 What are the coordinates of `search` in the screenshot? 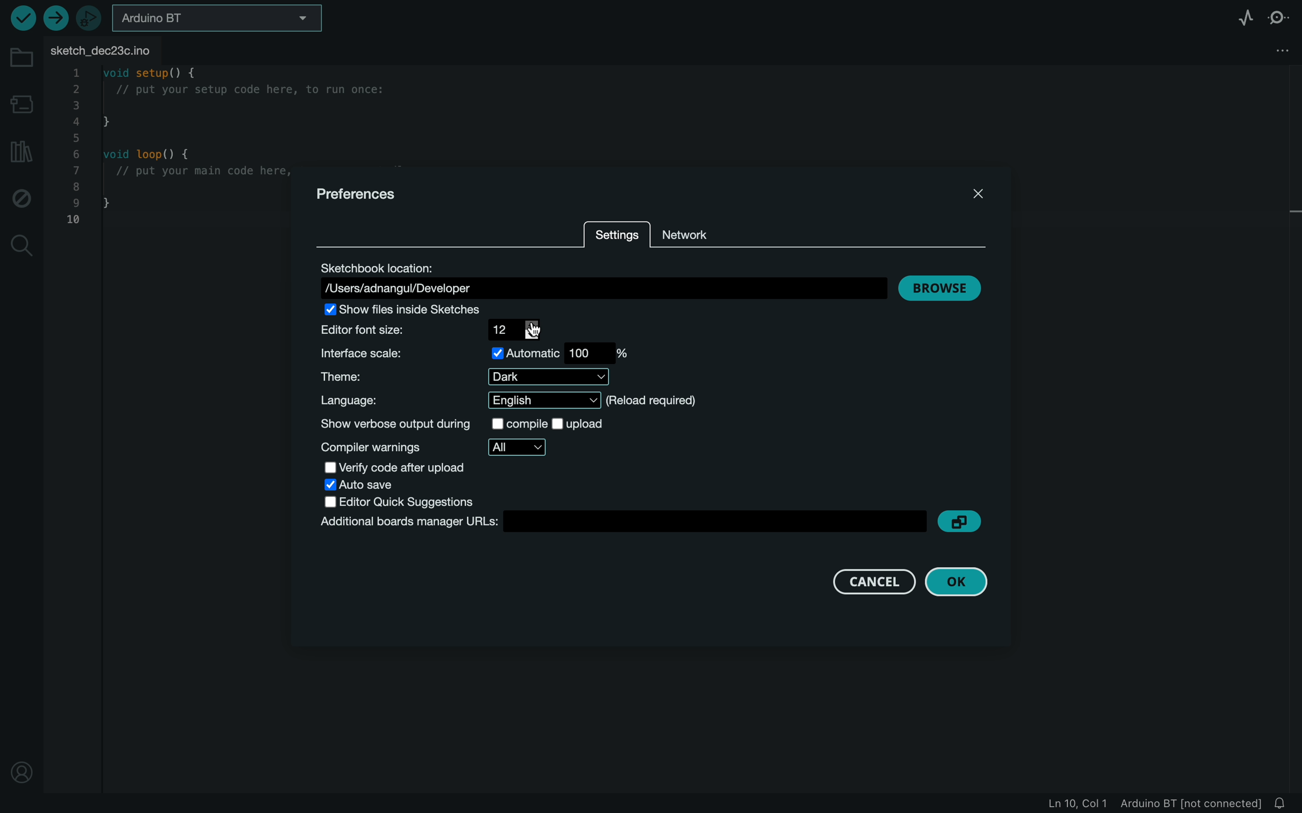 It's located at (20, 248).